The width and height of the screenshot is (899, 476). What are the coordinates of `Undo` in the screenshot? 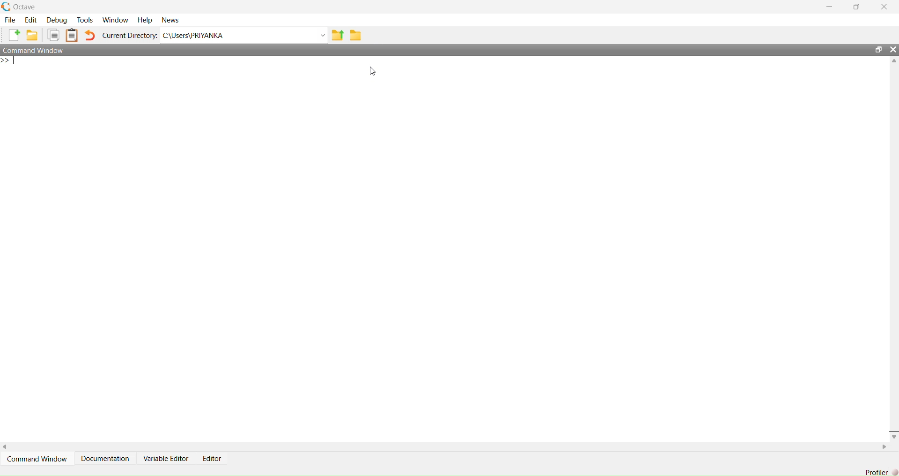 It's located at (90, 36).